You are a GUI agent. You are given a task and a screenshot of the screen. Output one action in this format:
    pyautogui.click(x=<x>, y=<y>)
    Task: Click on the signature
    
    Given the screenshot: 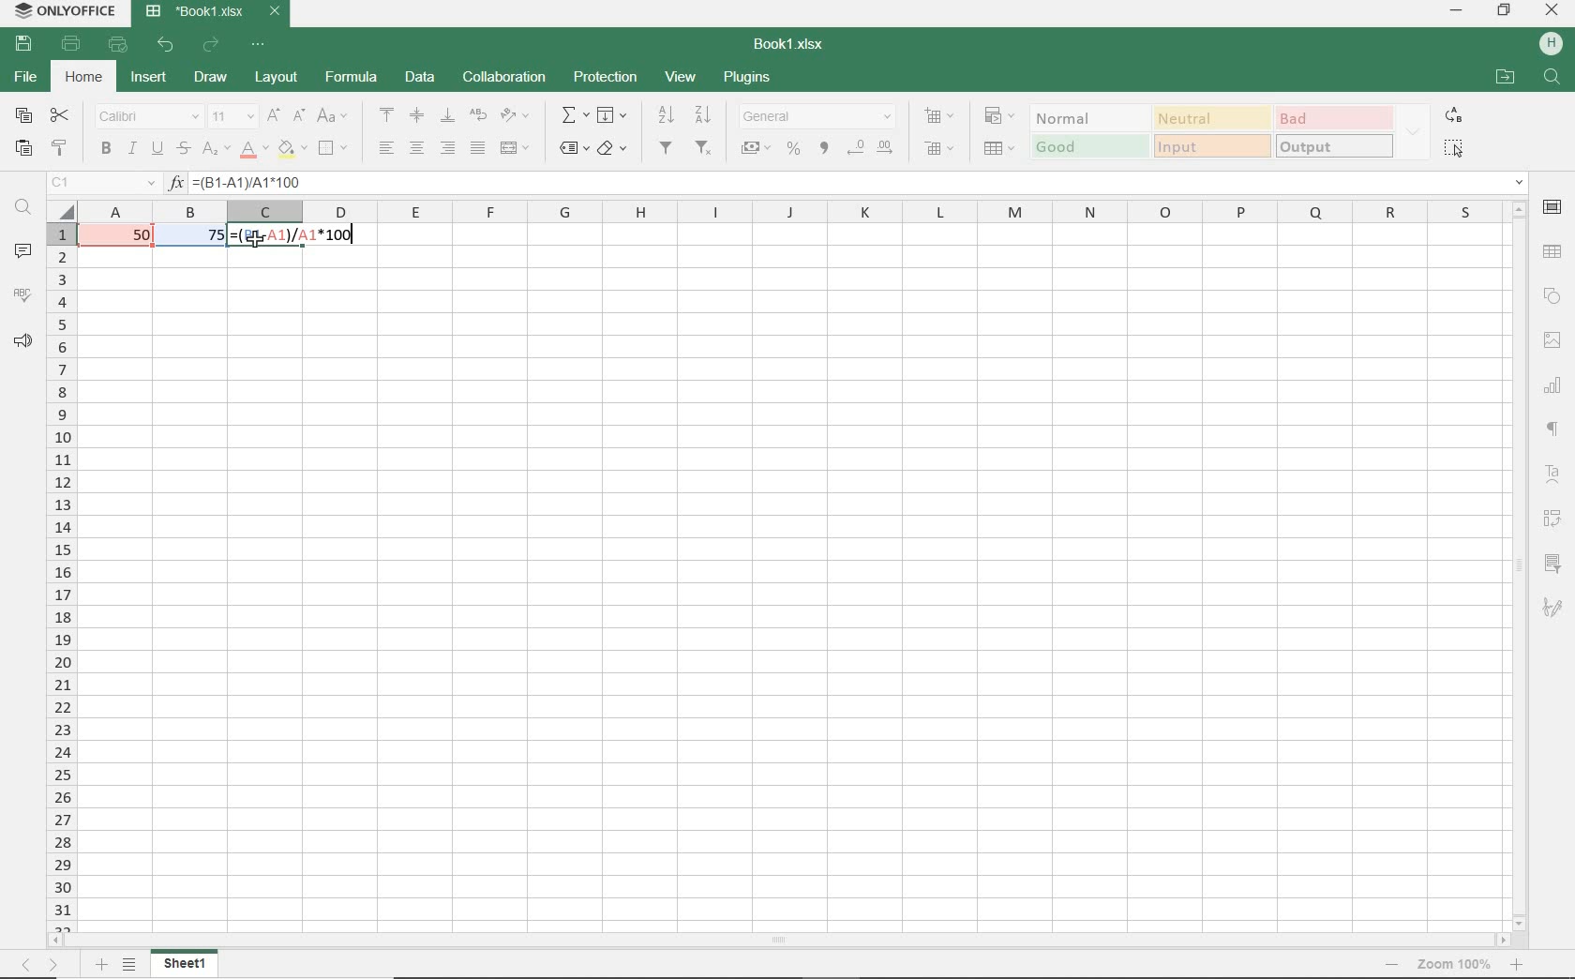 What is the action you would take?
    pyautogui.click(x=1557, y=608)
    